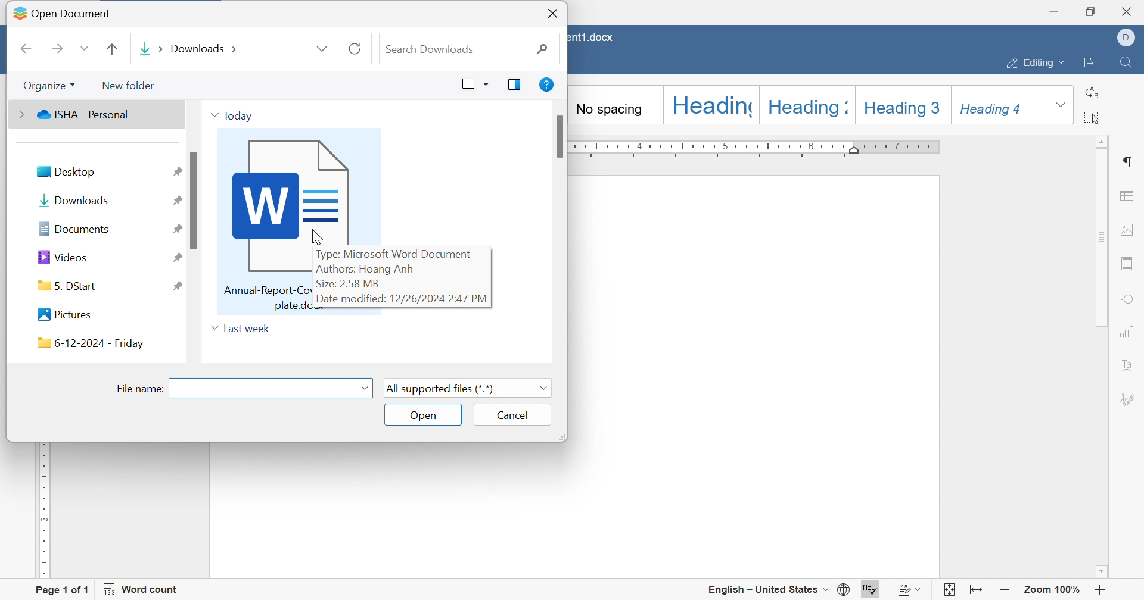 The height and width of the screenshot is (600, 1144). I want to click on documents, so click(79, 228).